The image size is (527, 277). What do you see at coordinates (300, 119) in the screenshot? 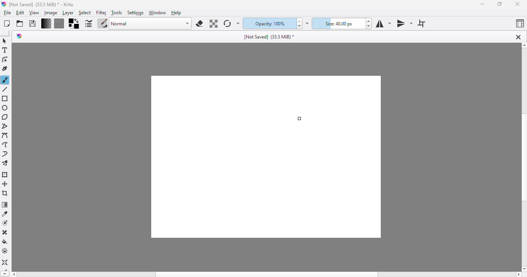
I see `cursor` at bounding box center [300, 119].